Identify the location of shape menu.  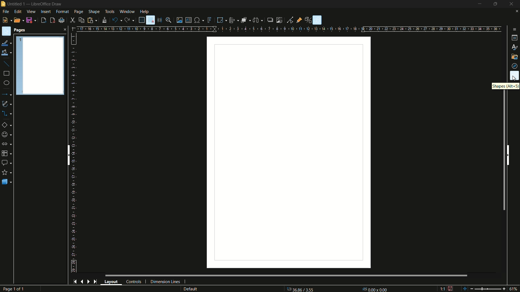
(95, 12).